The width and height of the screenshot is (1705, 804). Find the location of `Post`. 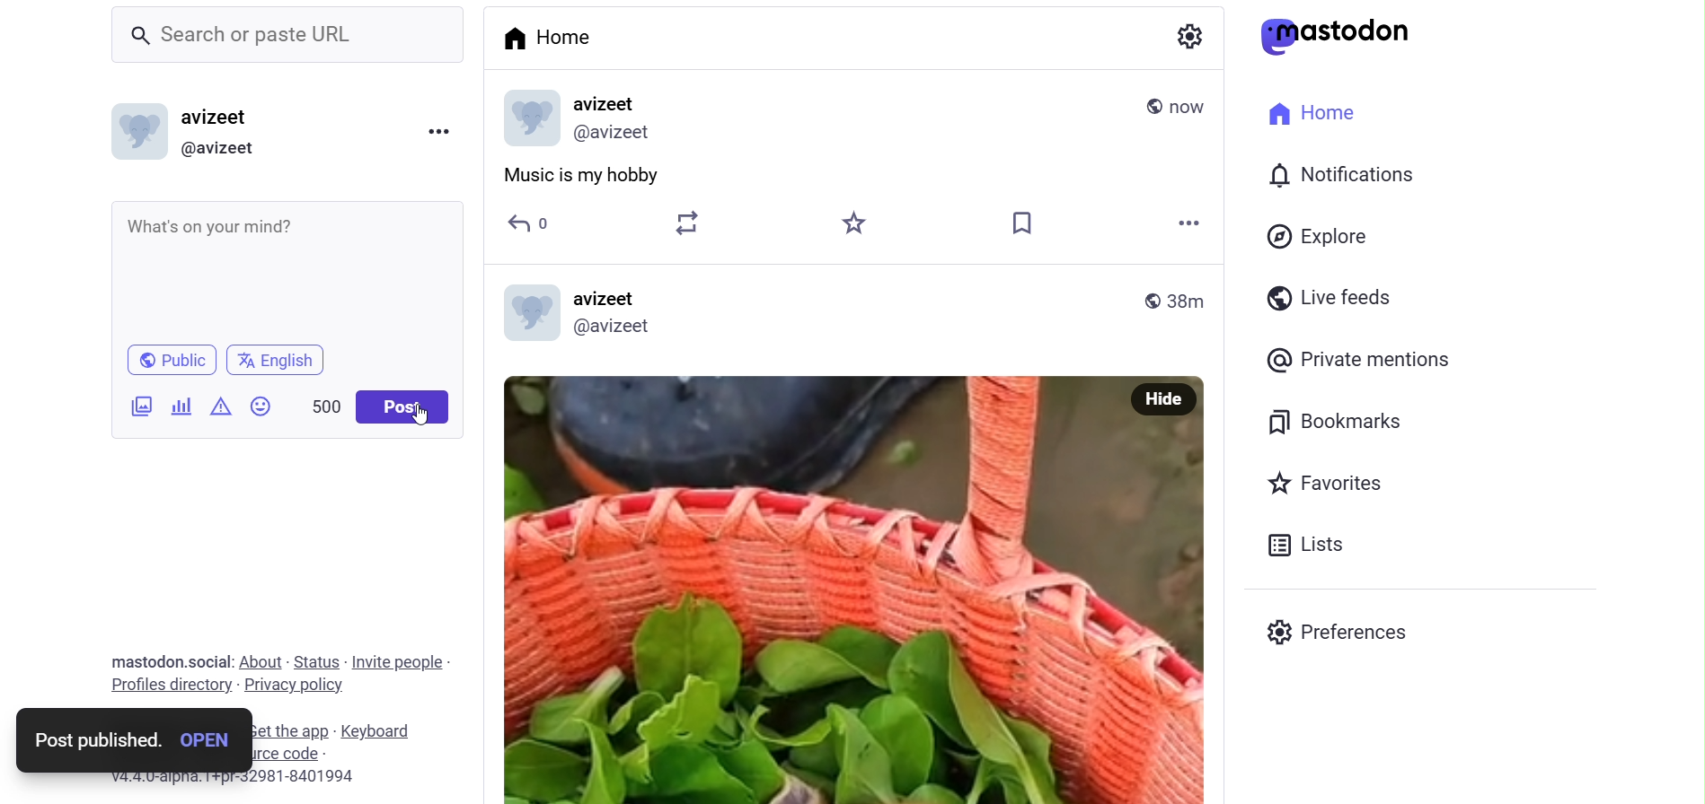

Post is located at coordinates (402, 406).